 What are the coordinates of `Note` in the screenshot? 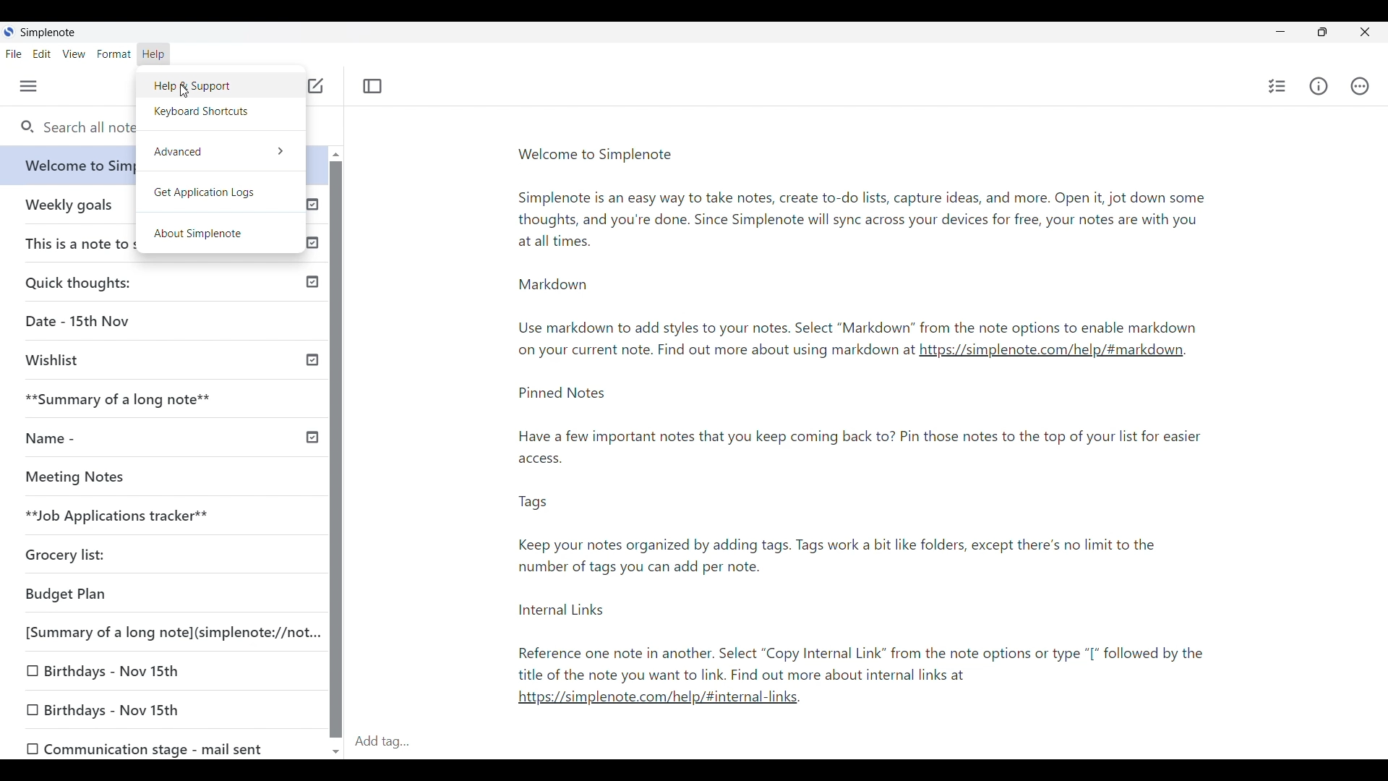 It's located at (714, 351).